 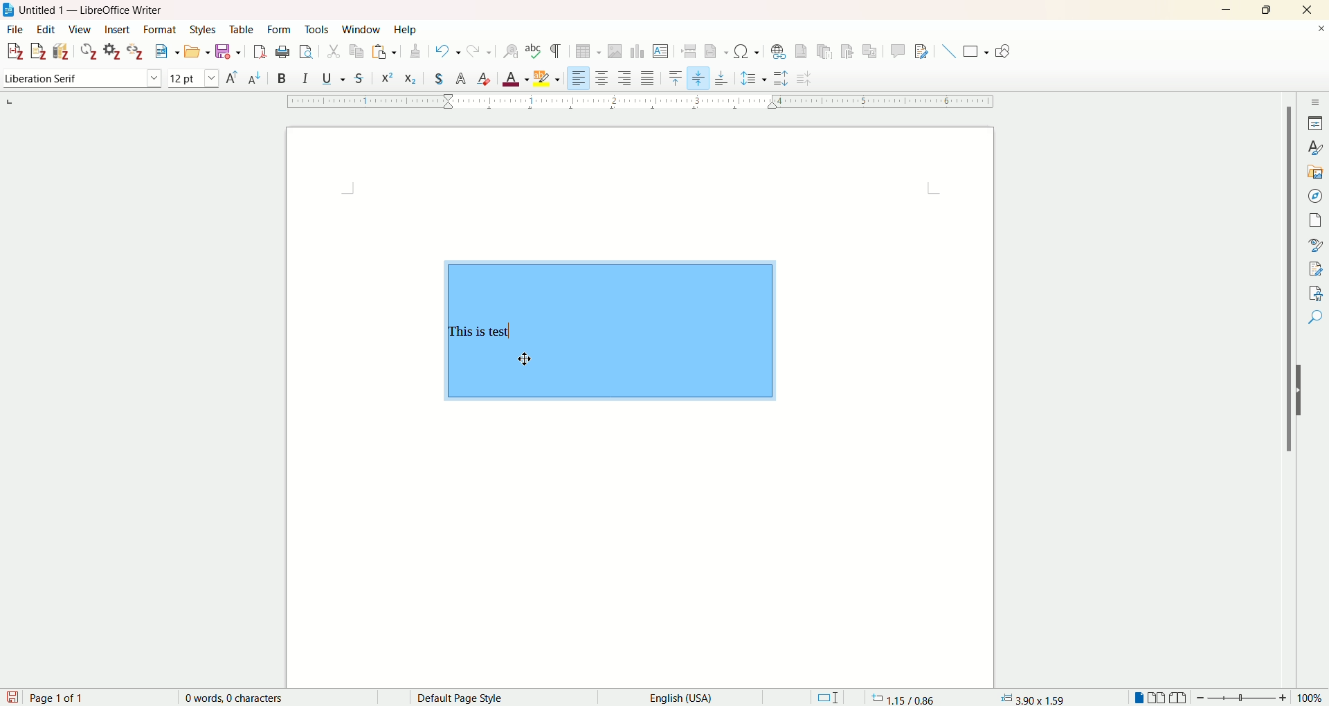 What do you see at coordinates (669, 332) in the screenshot?
I see `Shape` at bounding box center [669, 332].